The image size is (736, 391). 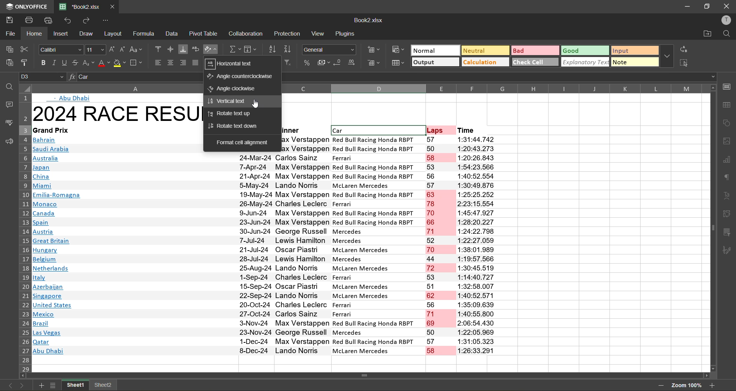 What do you see at coordinates (69, 99) in the screenshot?
I see `Abu dhabi` at bounding box center [69, 99].